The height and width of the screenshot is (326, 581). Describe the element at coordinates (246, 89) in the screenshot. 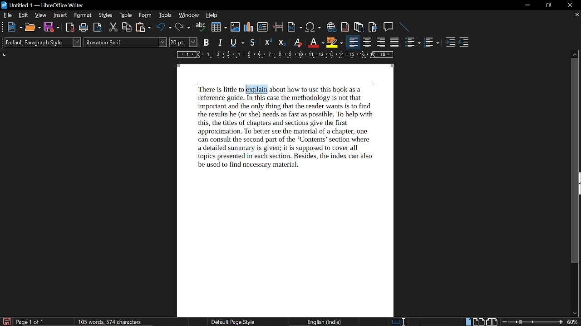

I see `cursor` at that location.